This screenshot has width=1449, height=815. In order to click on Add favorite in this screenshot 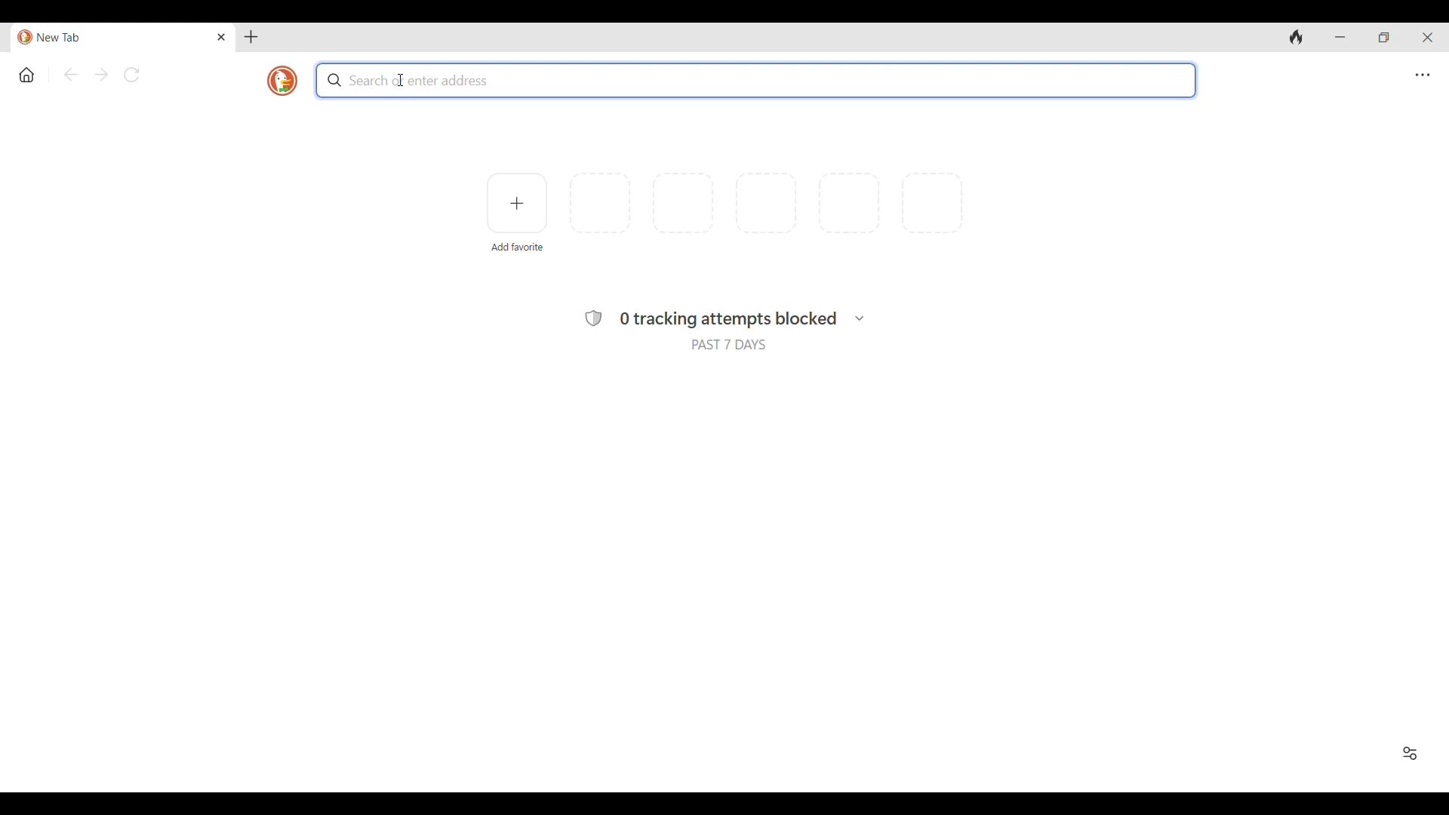, I will do `click(518, 248)`.